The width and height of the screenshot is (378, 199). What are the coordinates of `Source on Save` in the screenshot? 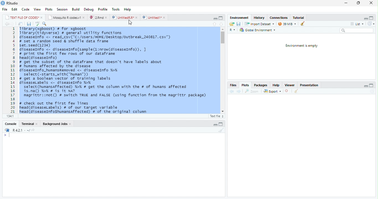 It's located at (45, 24).